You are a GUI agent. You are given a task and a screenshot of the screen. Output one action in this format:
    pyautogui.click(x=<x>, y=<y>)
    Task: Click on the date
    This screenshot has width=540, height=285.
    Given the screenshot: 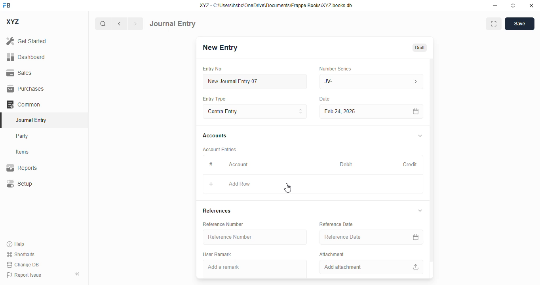 What is the action you would take?
    pyautogui.click(x=325, y=99)
    